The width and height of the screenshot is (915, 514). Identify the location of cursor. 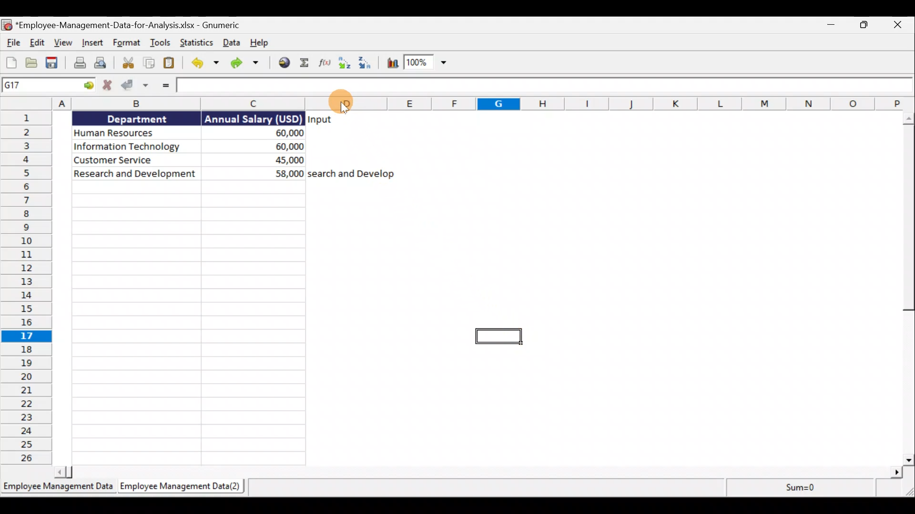
(343, 104).